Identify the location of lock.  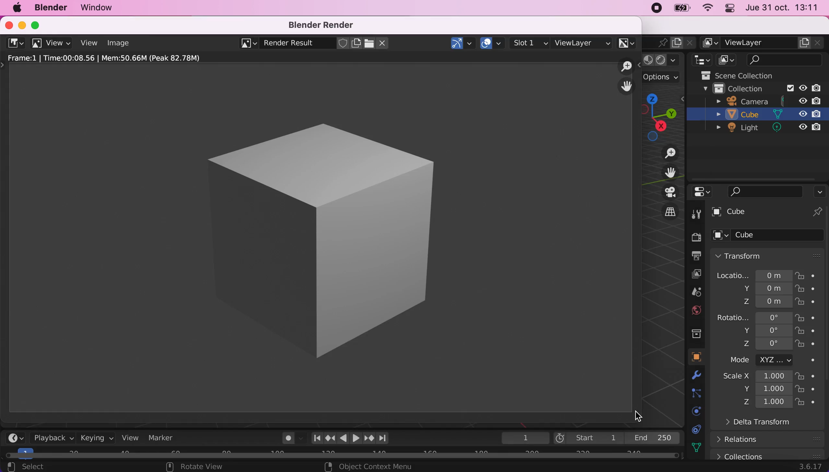
(806, 303).